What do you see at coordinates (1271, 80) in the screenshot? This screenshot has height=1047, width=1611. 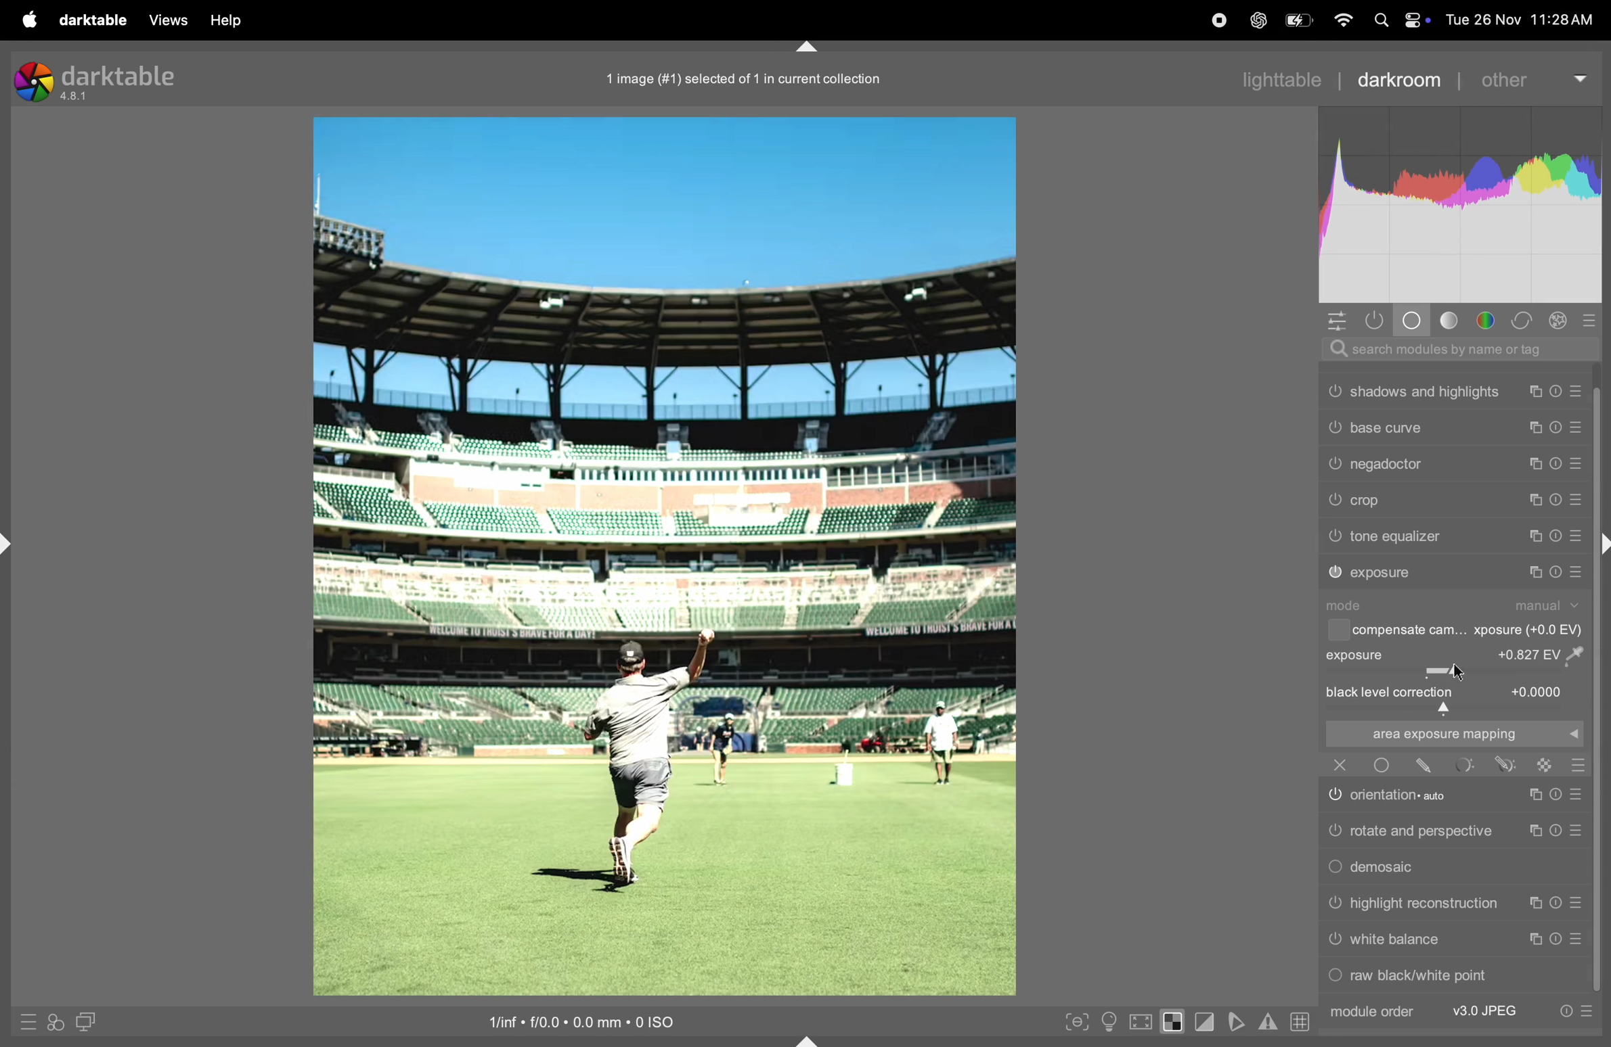 I see `lightable` at bounding box center [1271, 80].